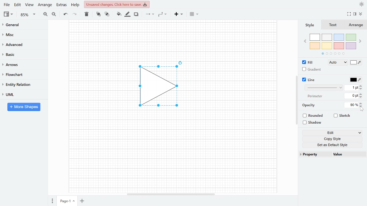  Describe the element at coordinates (172, 153) in the screenshot. I see `workspace` at that location.